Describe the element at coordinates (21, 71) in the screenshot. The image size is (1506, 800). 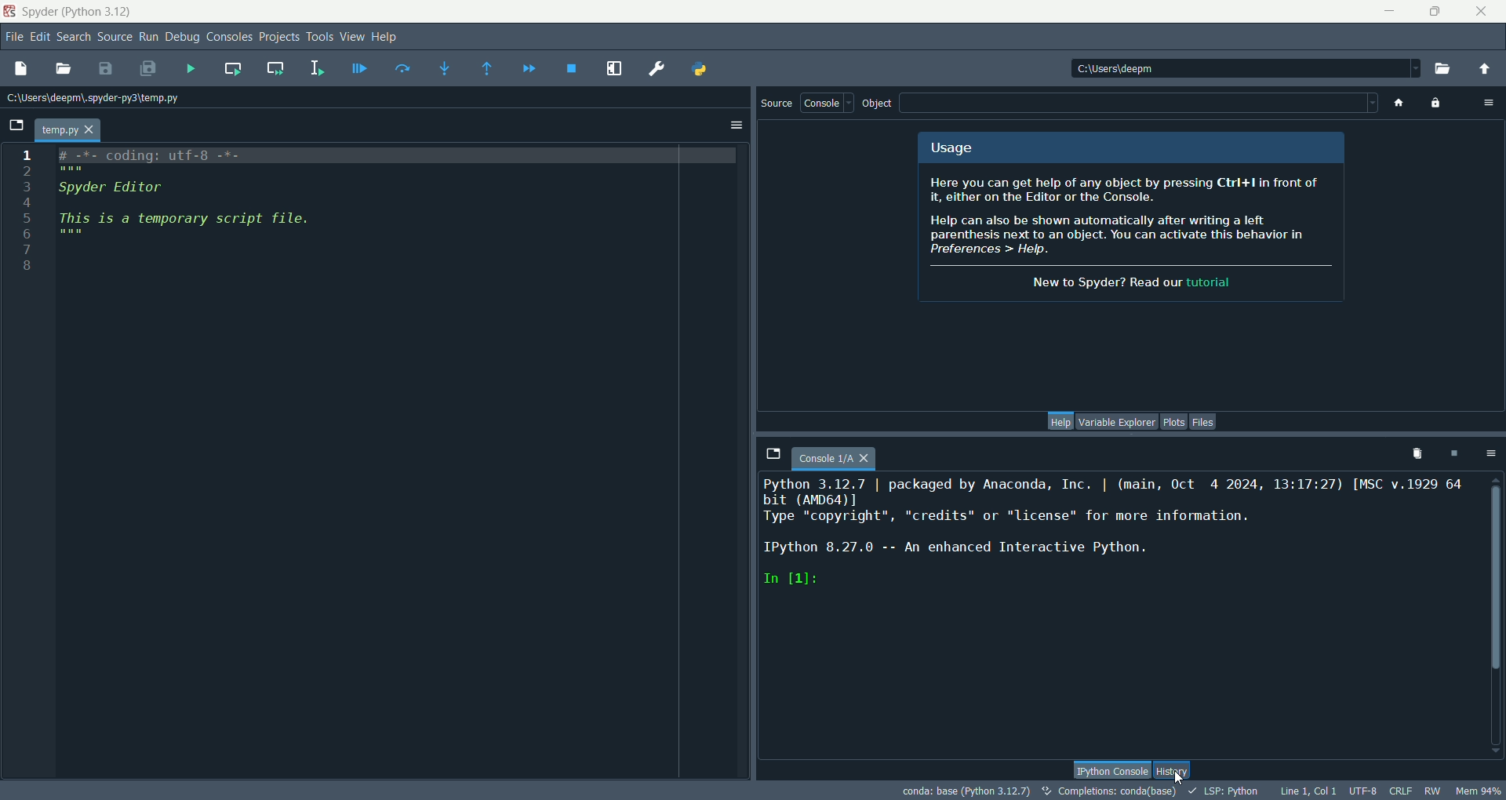
I see `new` at that location.